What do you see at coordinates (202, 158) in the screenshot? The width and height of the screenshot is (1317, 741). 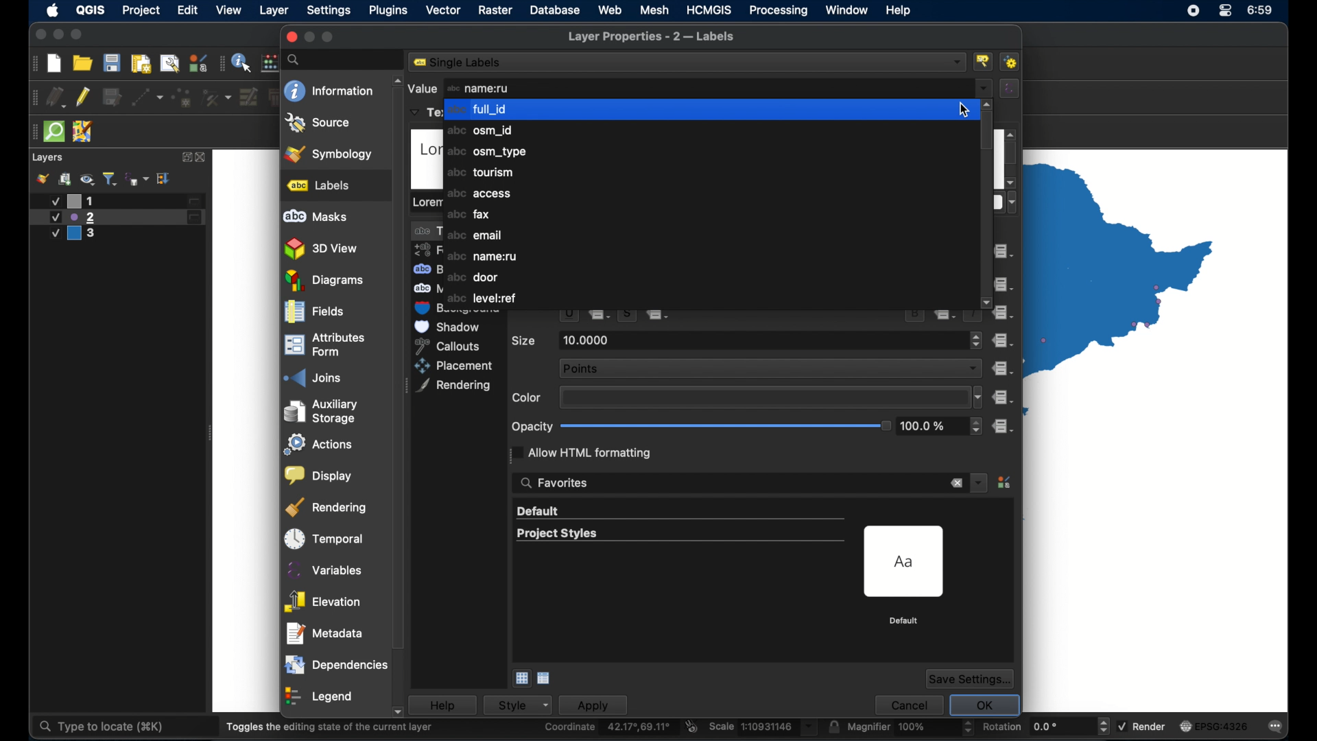 I see `close` at bounding box center [202, 158].